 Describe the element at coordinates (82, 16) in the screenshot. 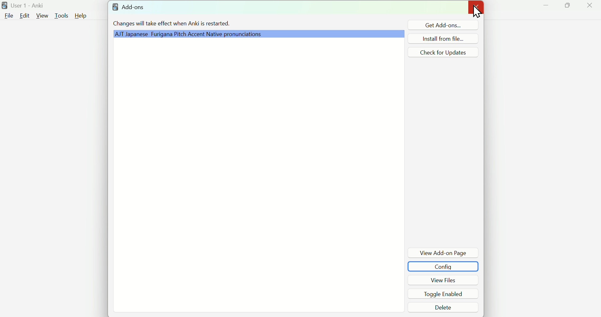

I see `Help` at that location.